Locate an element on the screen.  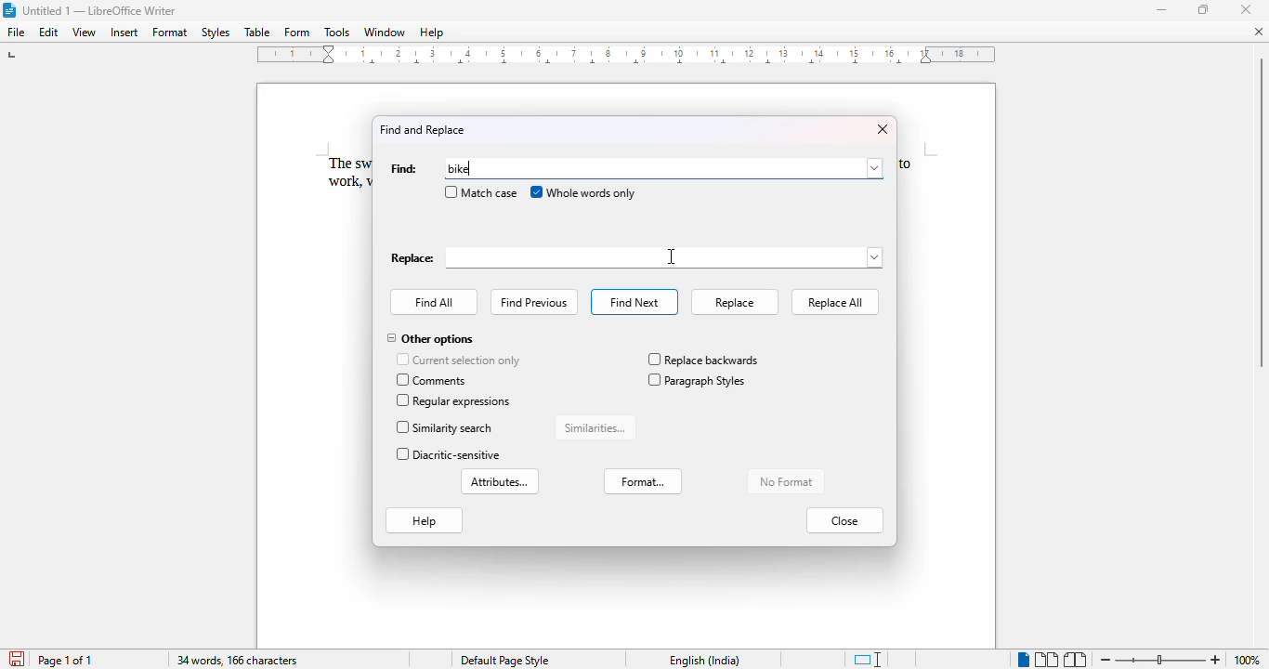
view is located at coordinates (84, 32).